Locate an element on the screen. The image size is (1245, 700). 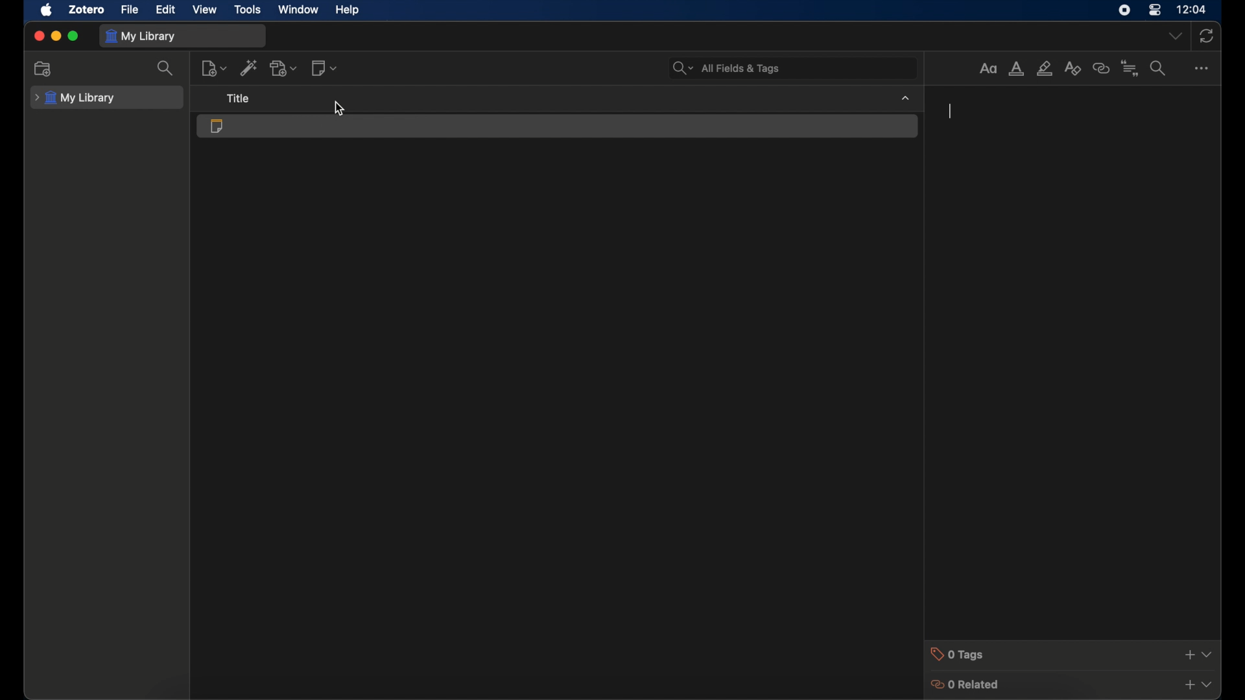
0 tags is located at coordinates (1074, 653).